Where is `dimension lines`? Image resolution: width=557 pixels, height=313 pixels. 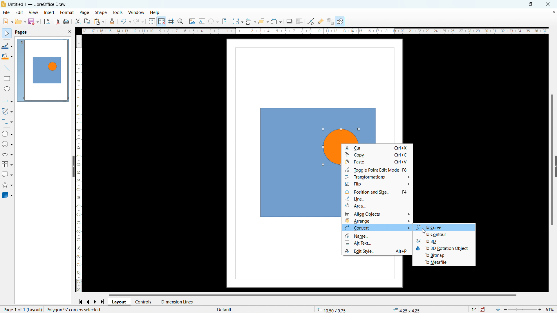
dimension lines is located at coordinates (176, 302).